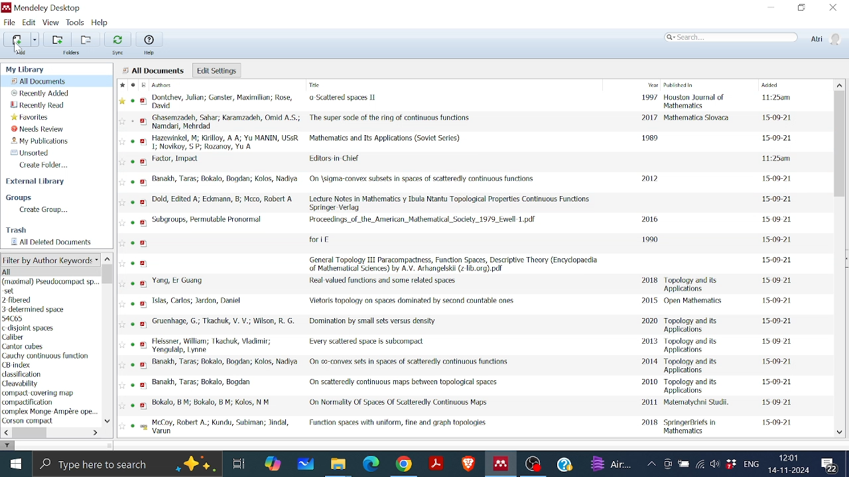 The width and height of the screenshot is (849, 477). I want to click on Favourite, so click(122, 404).